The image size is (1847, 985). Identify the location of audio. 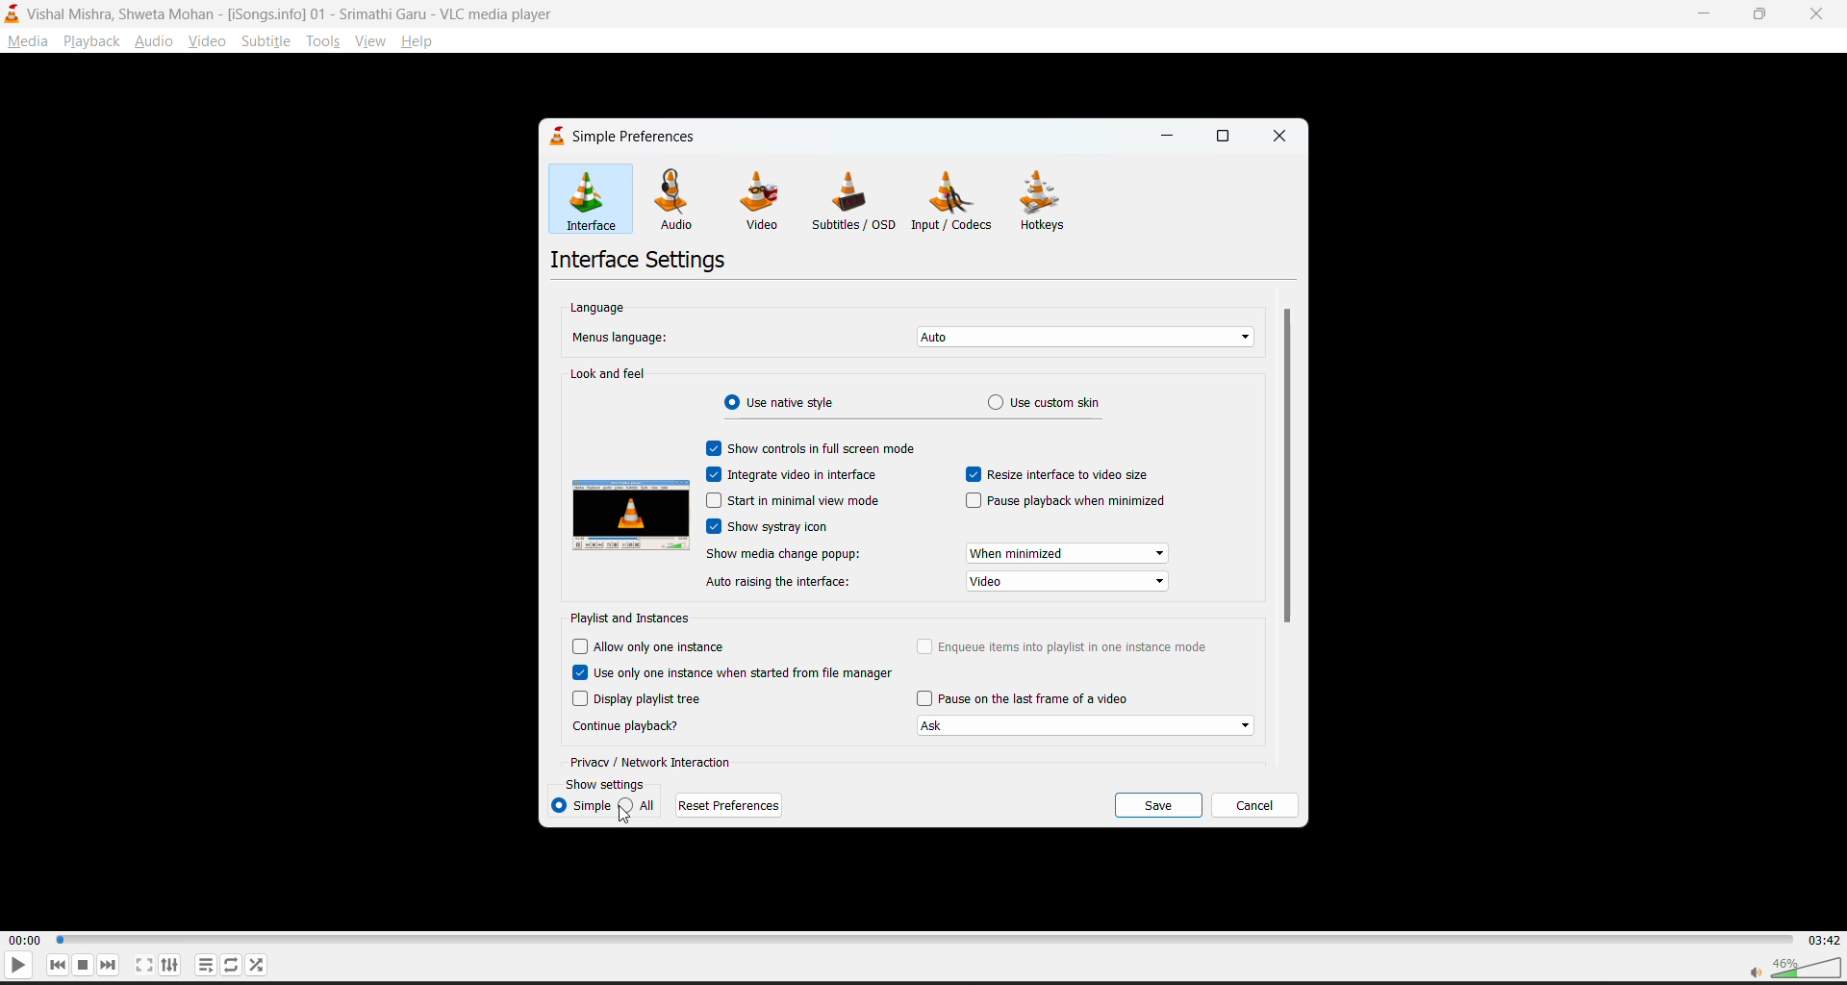
(673, 197).